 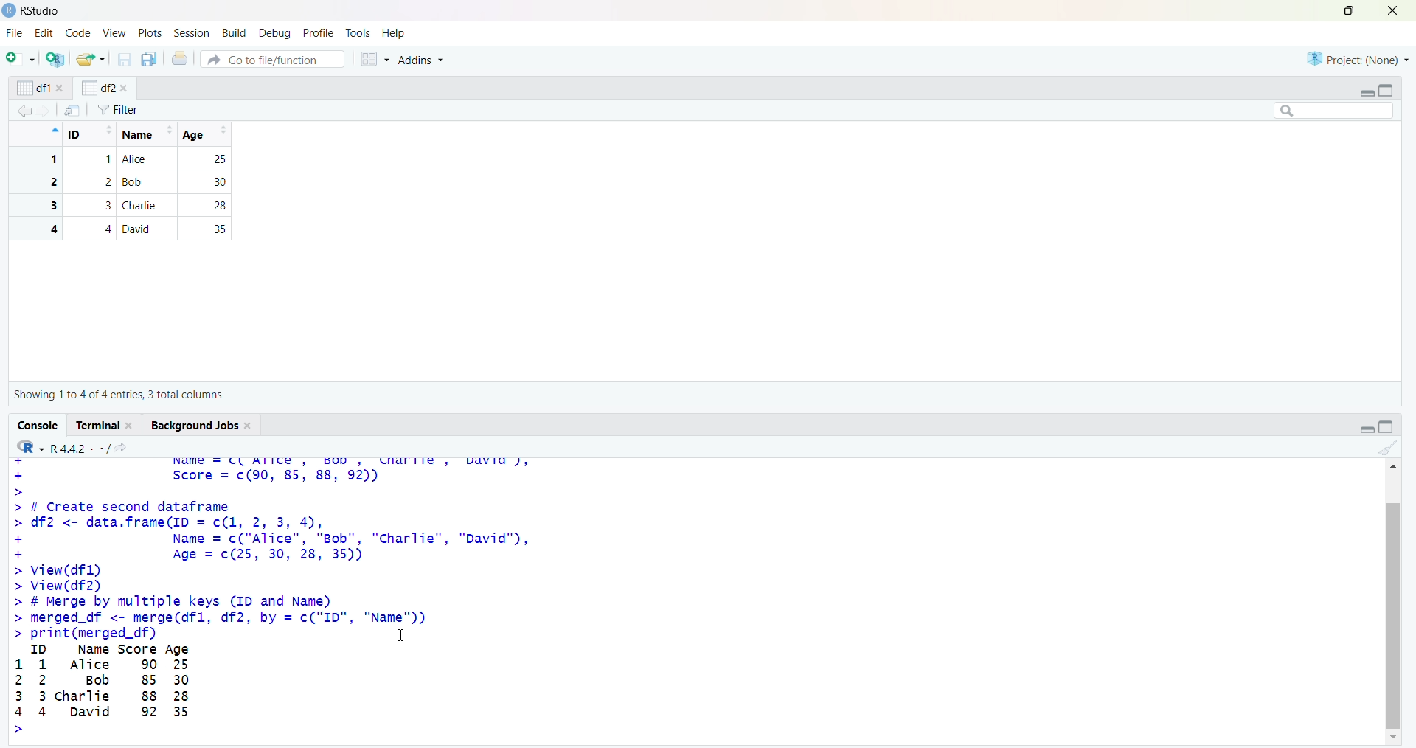 I want to click on Collapse/expand , so click(x=1367, y=429).